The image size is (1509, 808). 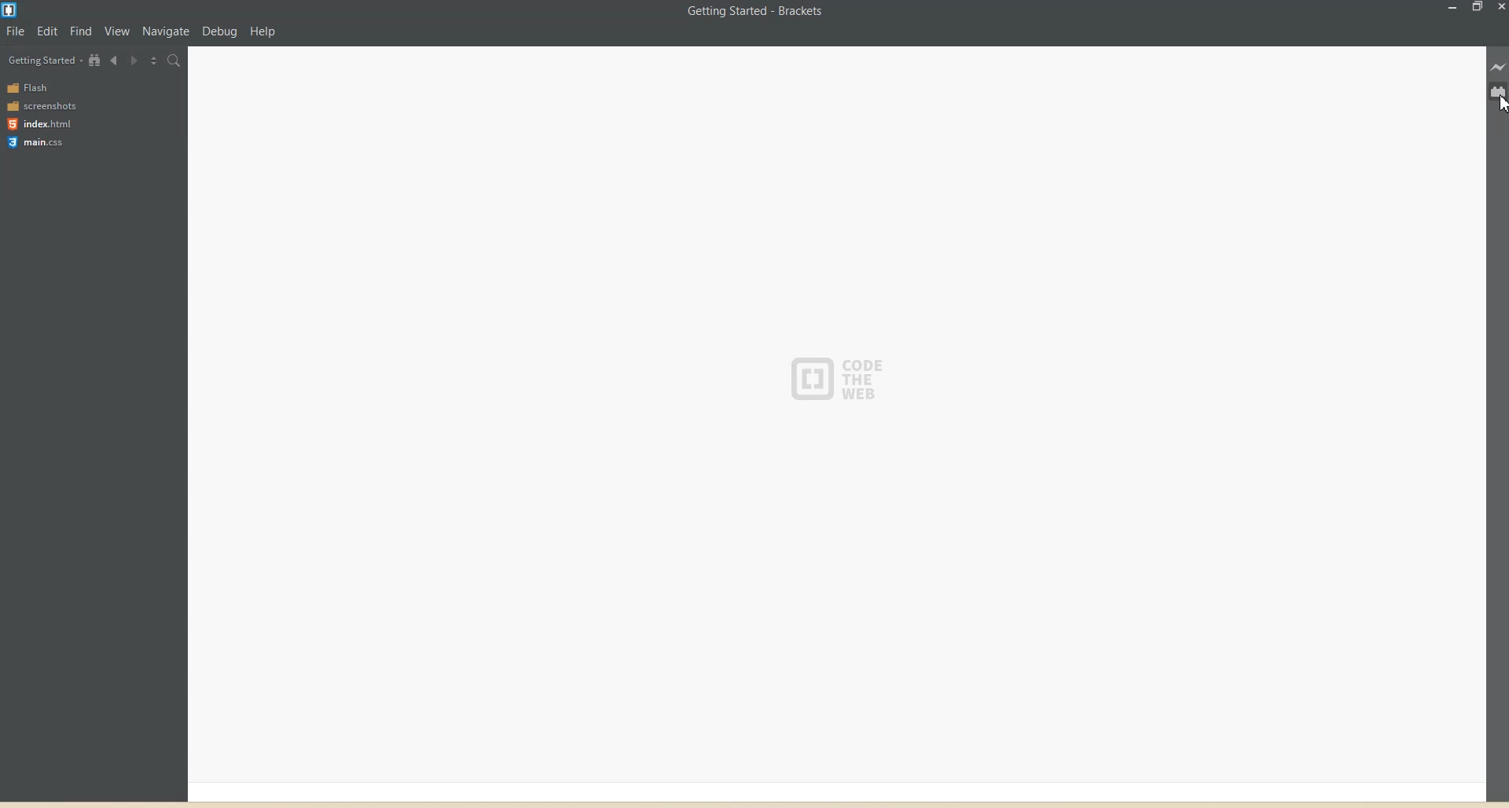 I want to click on Find, so click(x=82, y=31).